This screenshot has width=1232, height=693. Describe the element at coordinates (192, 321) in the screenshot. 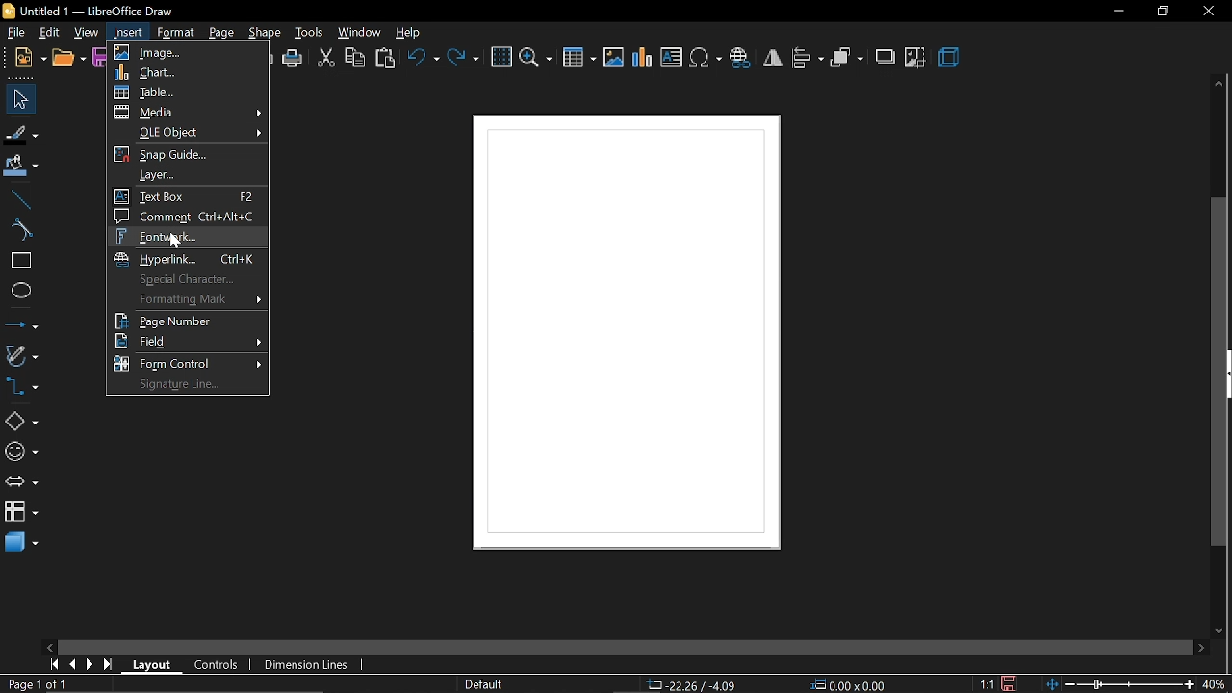

I see `page number` at that location.